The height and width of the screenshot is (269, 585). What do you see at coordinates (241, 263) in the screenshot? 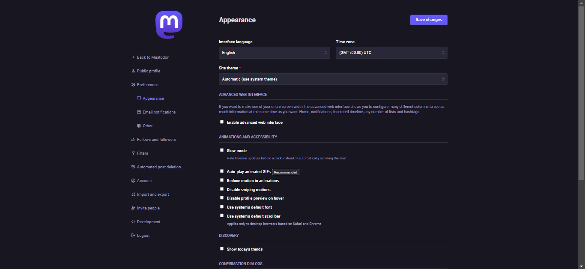
I see `dialog` at bounding box center [241, 263].